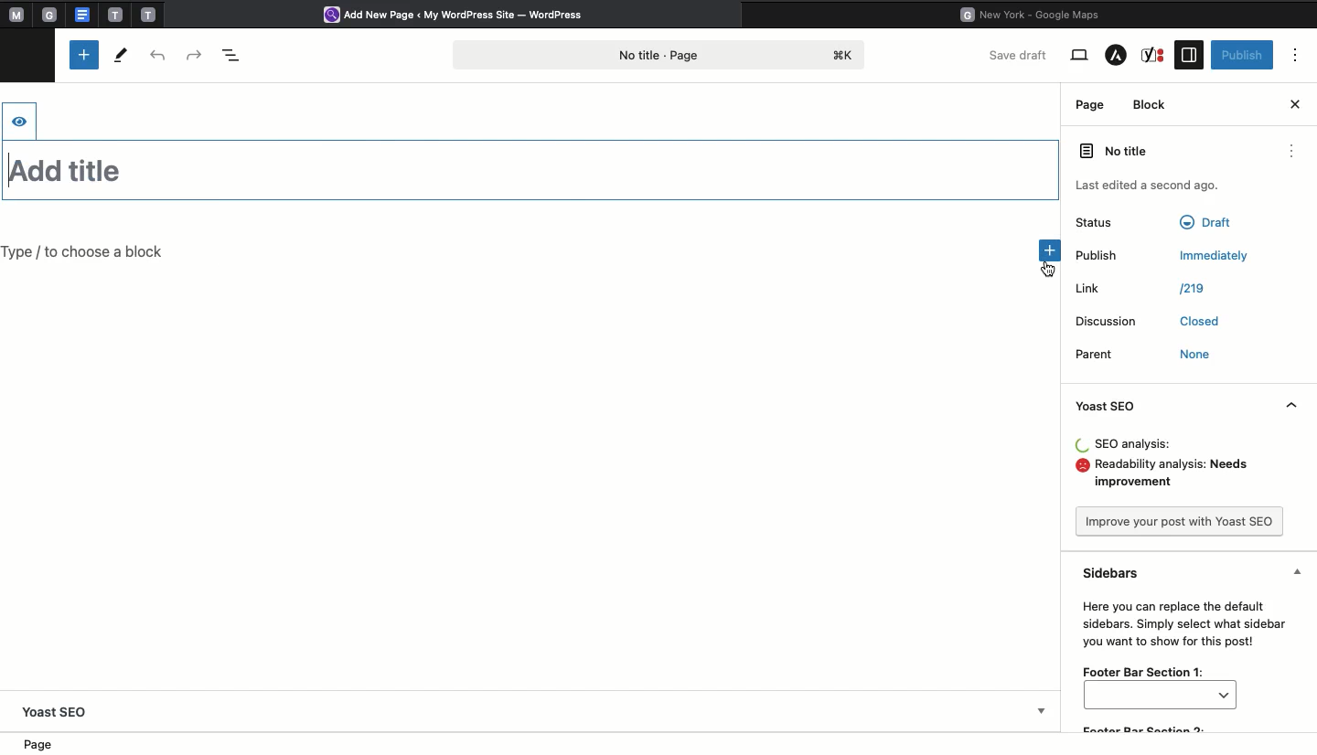 Image resolution: width=1317 pixels, height=755 pixels. Describe the element at coordinates (160, 55) in the screenshot. I see `Undo` at that location.